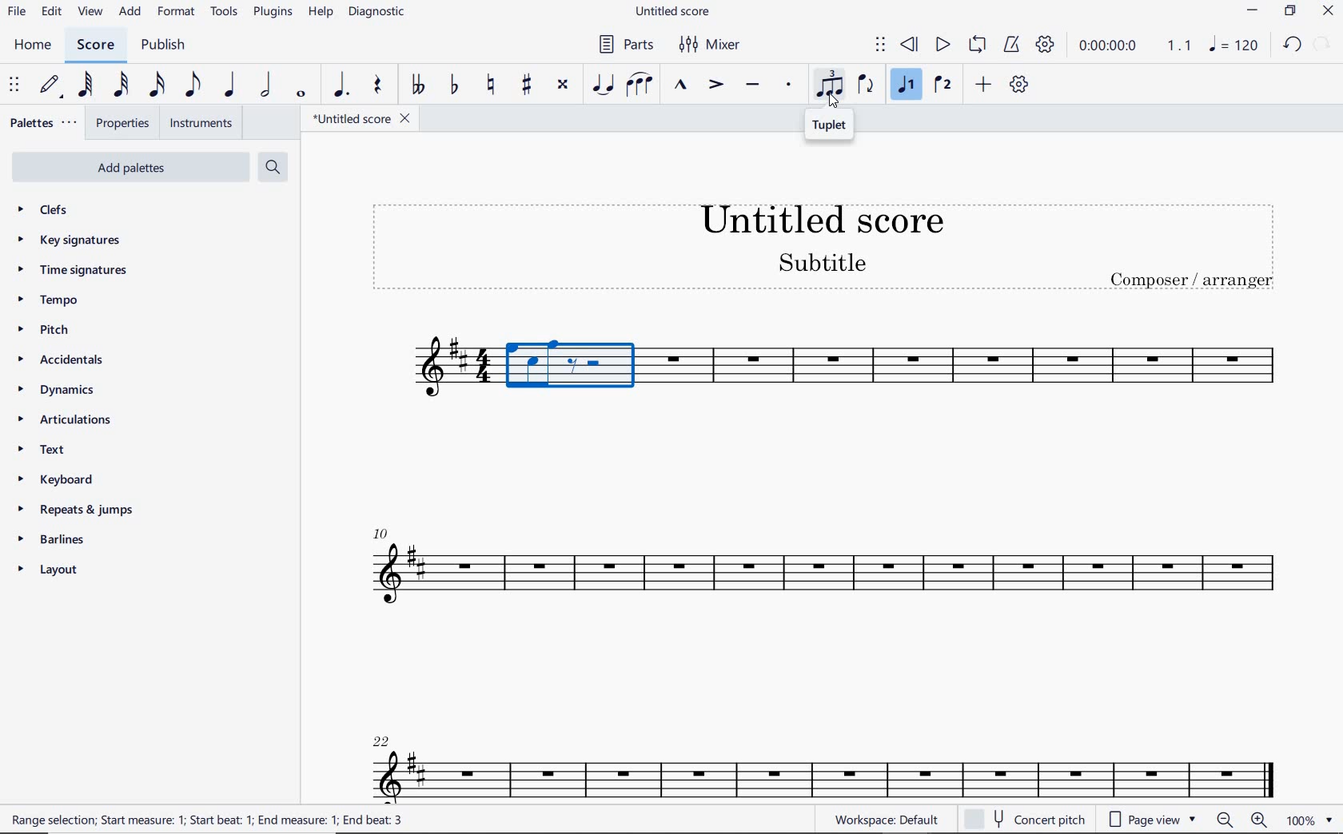 This screenshot has width=1343, height=834. Describe the element at coordinates (985, 85) in the screenshot. I see `ADD` at that location.